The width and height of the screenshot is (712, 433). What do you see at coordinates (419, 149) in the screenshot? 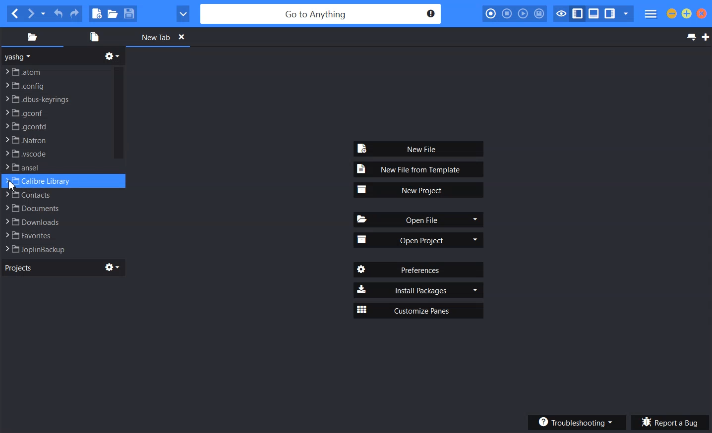
I see `New File` at bounding box center [419, 149].